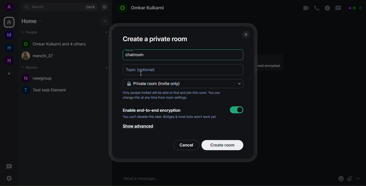 Image resolution: width=366 pixels, height=186 pixels. I want to click on cursor, so click(139, 74).